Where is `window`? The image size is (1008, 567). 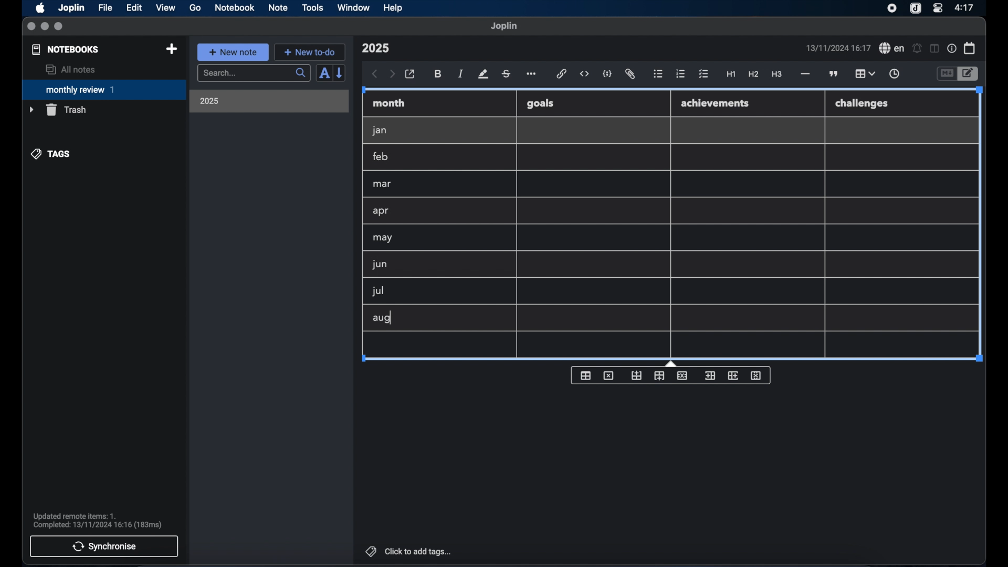
window is located at coordinates (354, 7).